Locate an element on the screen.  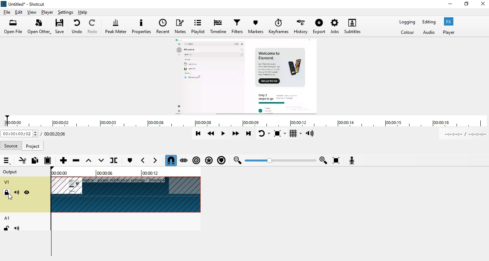
zoom in is located at coordinates (324, 160).